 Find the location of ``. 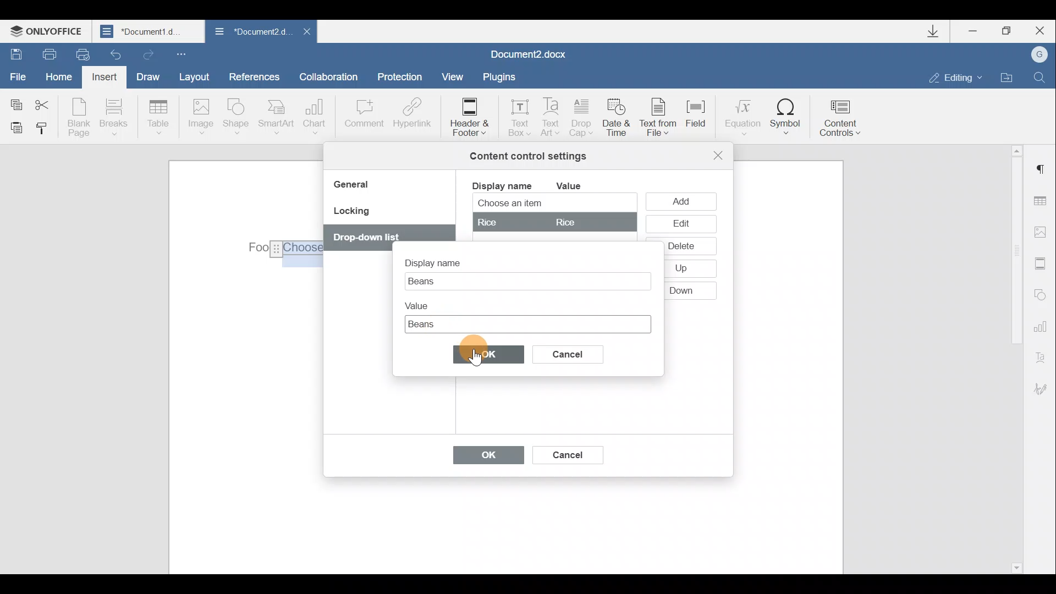

 is located at coordinates (683, 268).